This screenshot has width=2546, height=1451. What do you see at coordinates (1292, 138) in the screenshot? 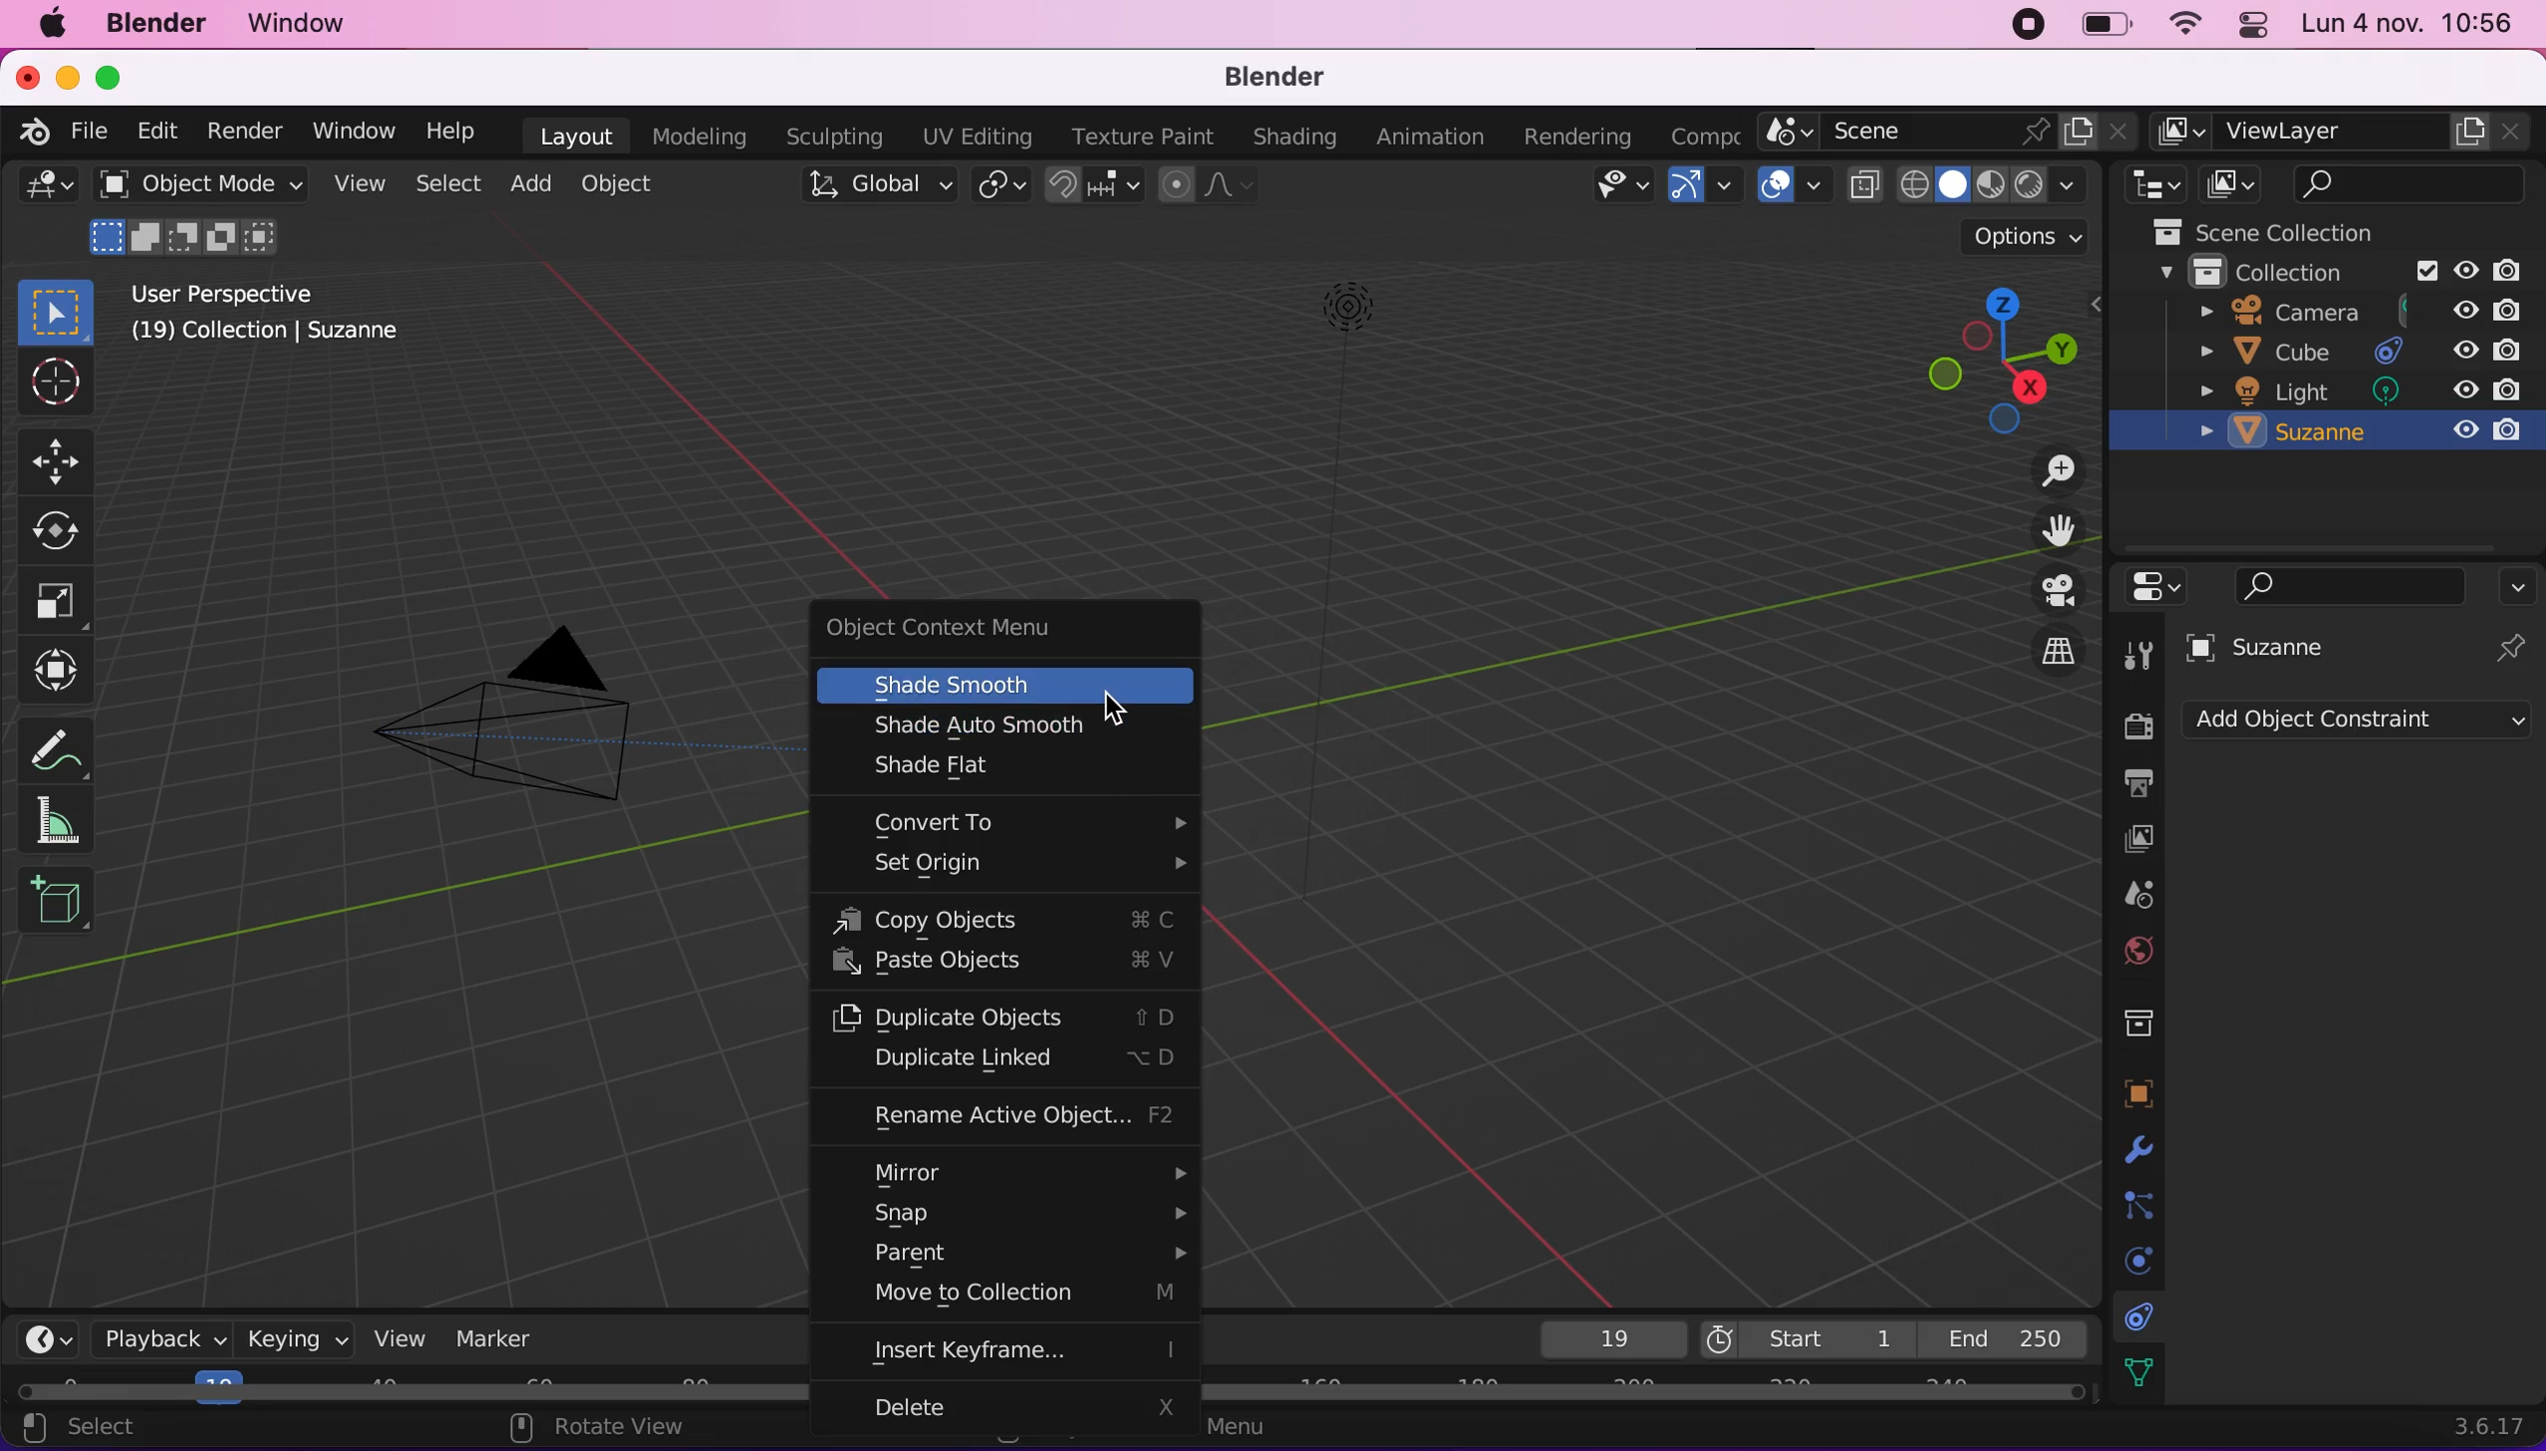
I see `shading` at bounding box center [1292, 138].